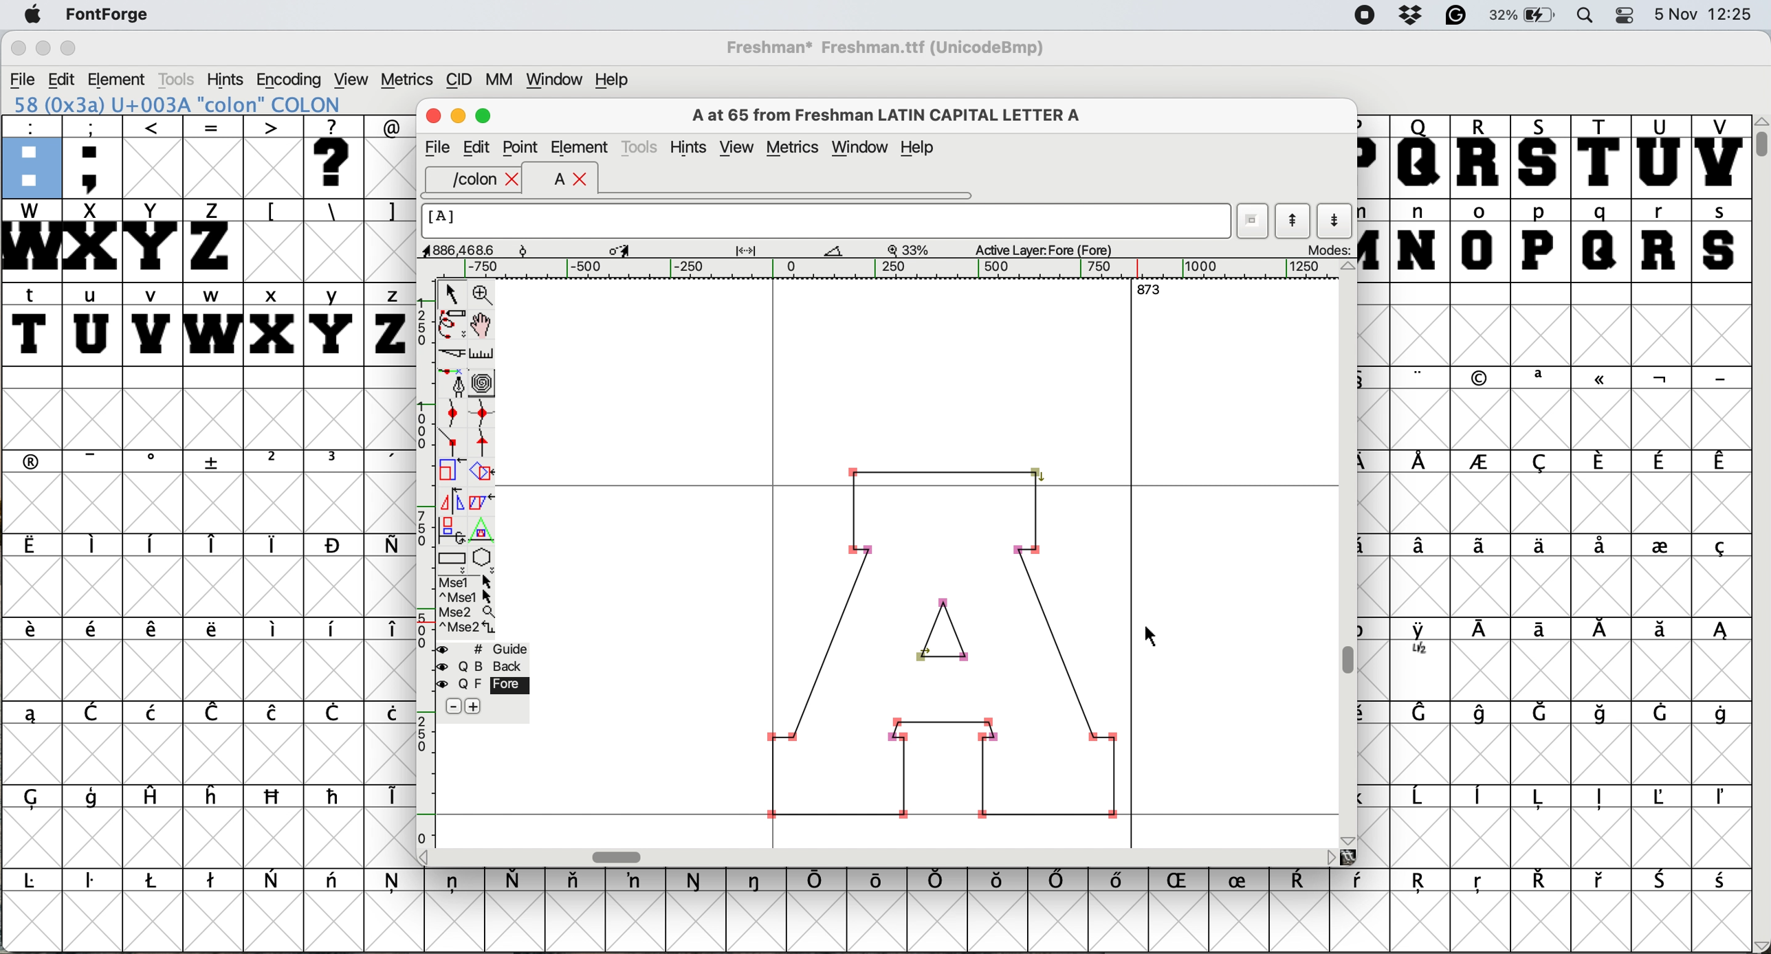 The image size is (1771, 954). What do you see at coordinates (1660, 630) in the screenshot?
I see `symbol` at bounding box center [1660, 630].